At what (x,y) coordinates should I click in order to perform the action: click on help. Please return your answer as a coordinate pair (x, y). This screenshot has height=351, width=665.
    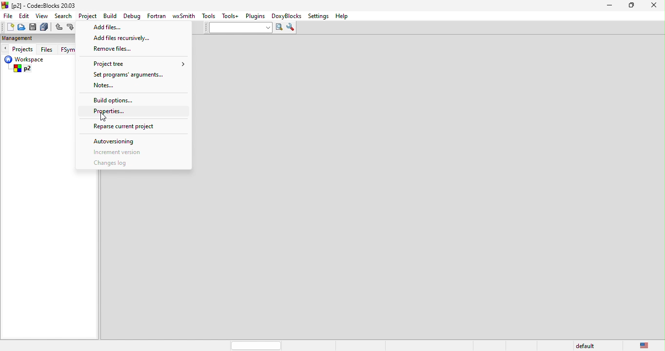
    Looking at the image, I should click on (342, 17).